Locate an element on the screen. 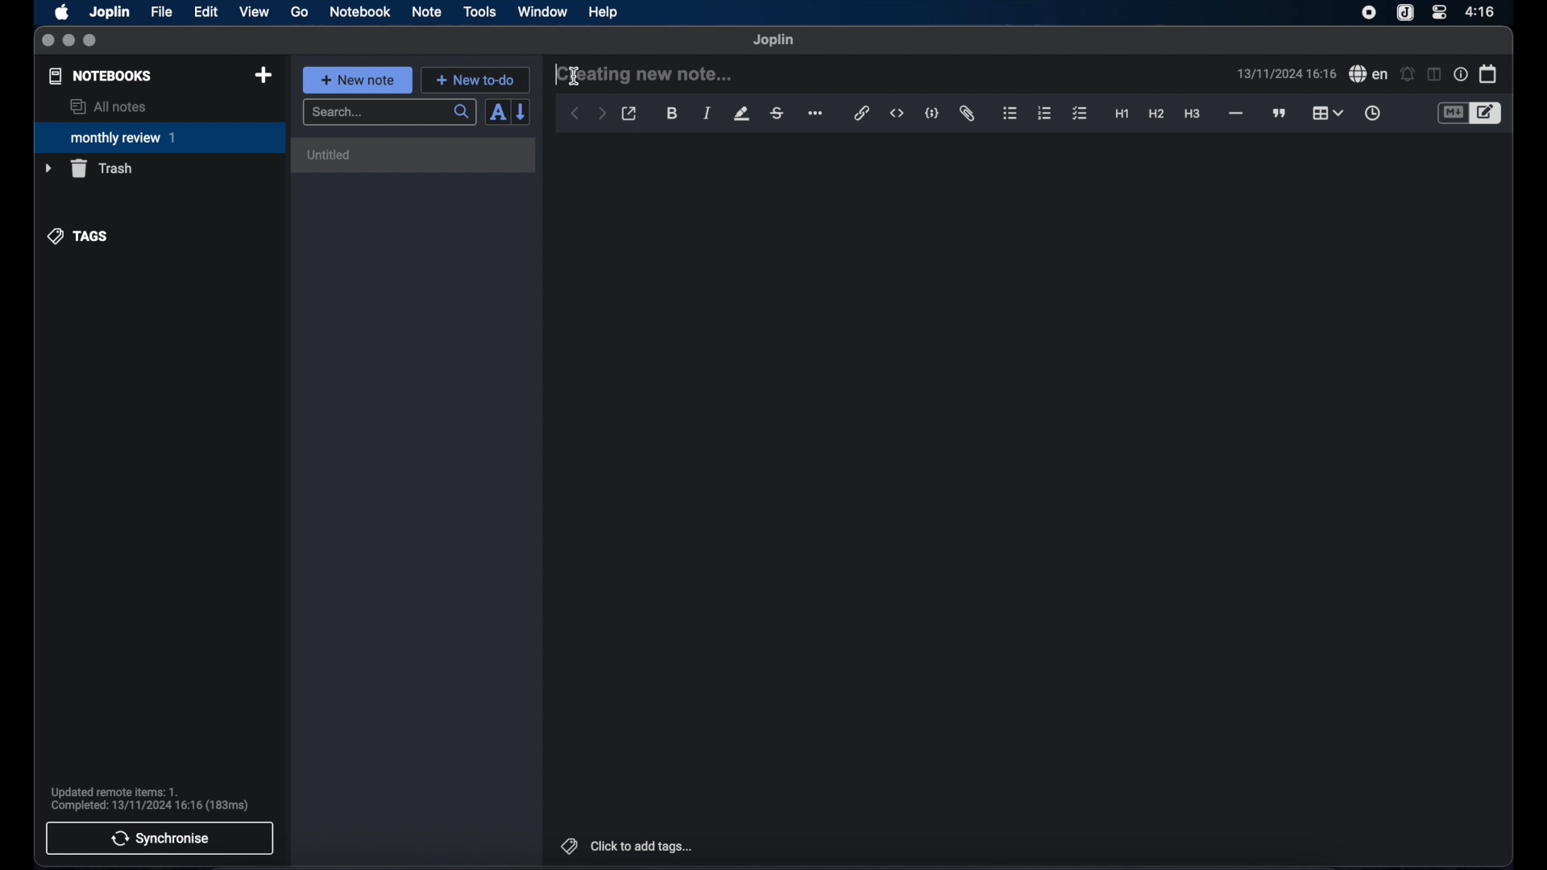 This screenshot has width=1547, height=870. window is located at coordinates (543, 11).